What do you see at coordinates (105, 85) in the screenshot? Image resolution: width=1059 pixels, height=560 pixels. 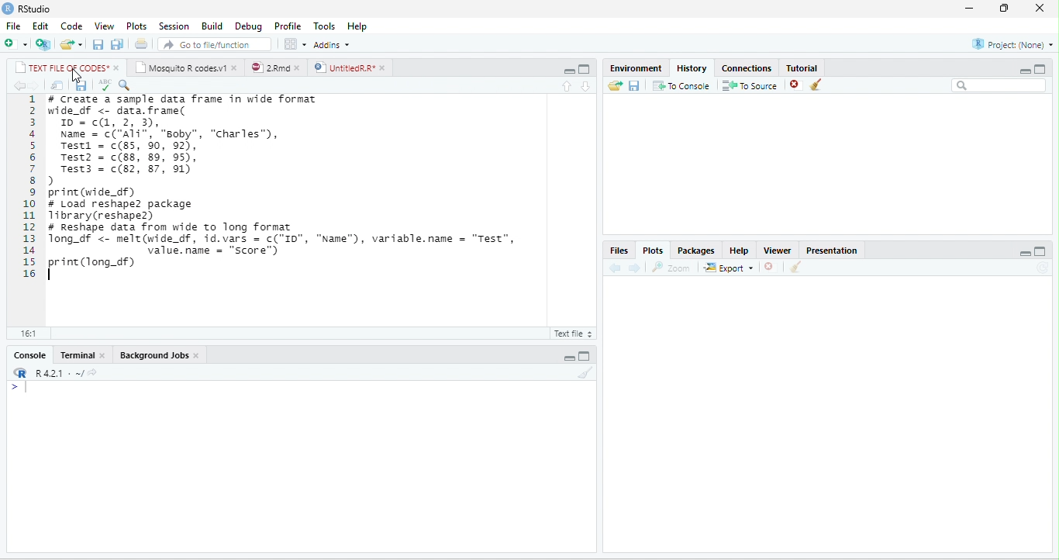 I see `ABC` at bounding box center [105, 85].